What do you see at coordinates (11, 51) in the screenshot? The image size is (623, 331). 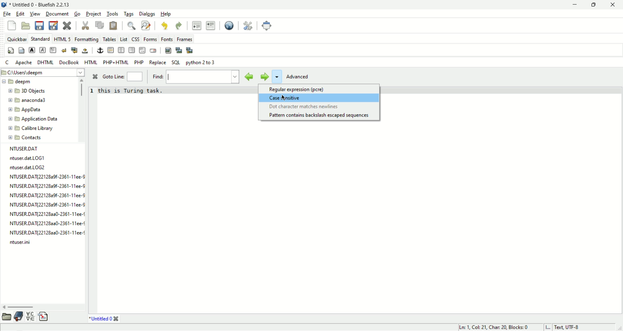 I see `quick settings` at bounding box center [11, 51].